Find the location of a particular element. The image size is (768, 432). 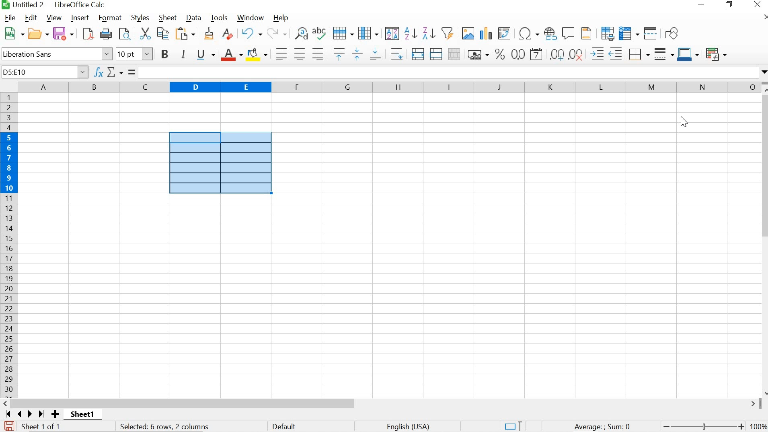

insert or edit pivot table is located at coordinates (505, 33).